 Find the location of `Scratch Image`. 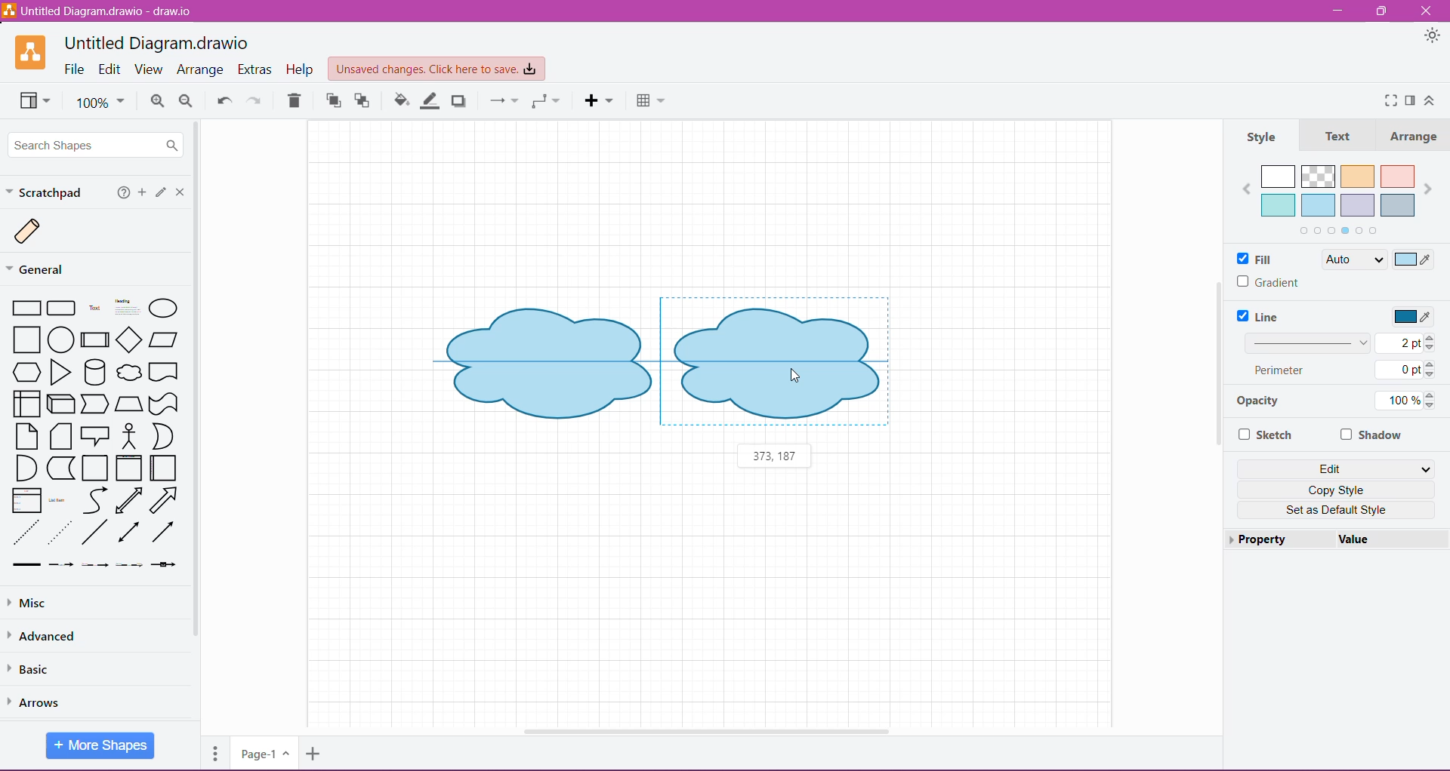

Scratch Image is located at coordinates (39, 232).